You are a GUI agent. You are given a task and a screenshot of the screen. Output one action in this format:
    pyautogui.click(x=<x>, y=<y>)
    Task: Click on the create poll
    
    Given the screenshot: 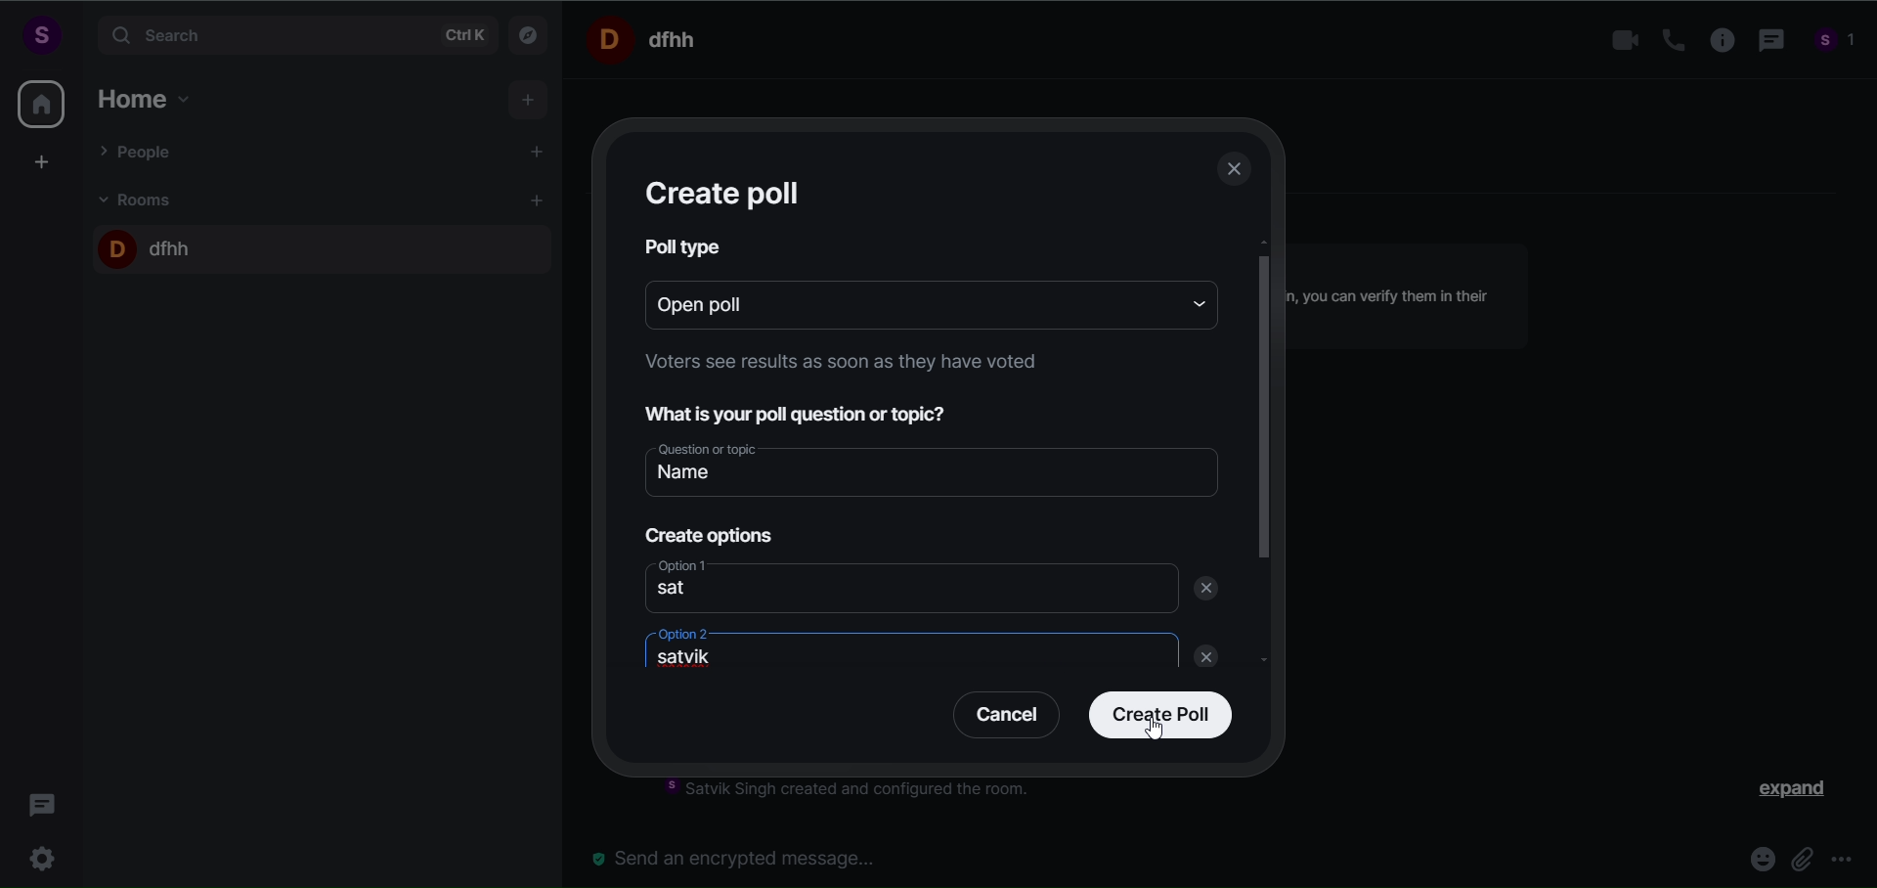 What is the action you would take?
    pyautogui.click(x=1156, y=717)
    